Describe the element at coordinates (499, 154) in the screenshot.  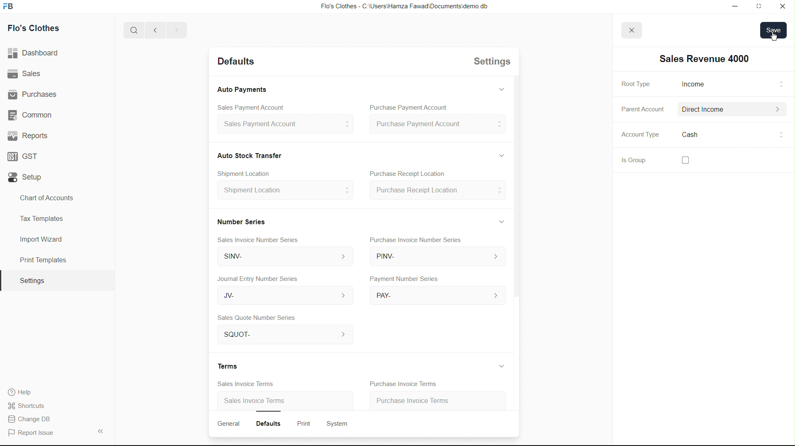
I see `Hide ` at that location.